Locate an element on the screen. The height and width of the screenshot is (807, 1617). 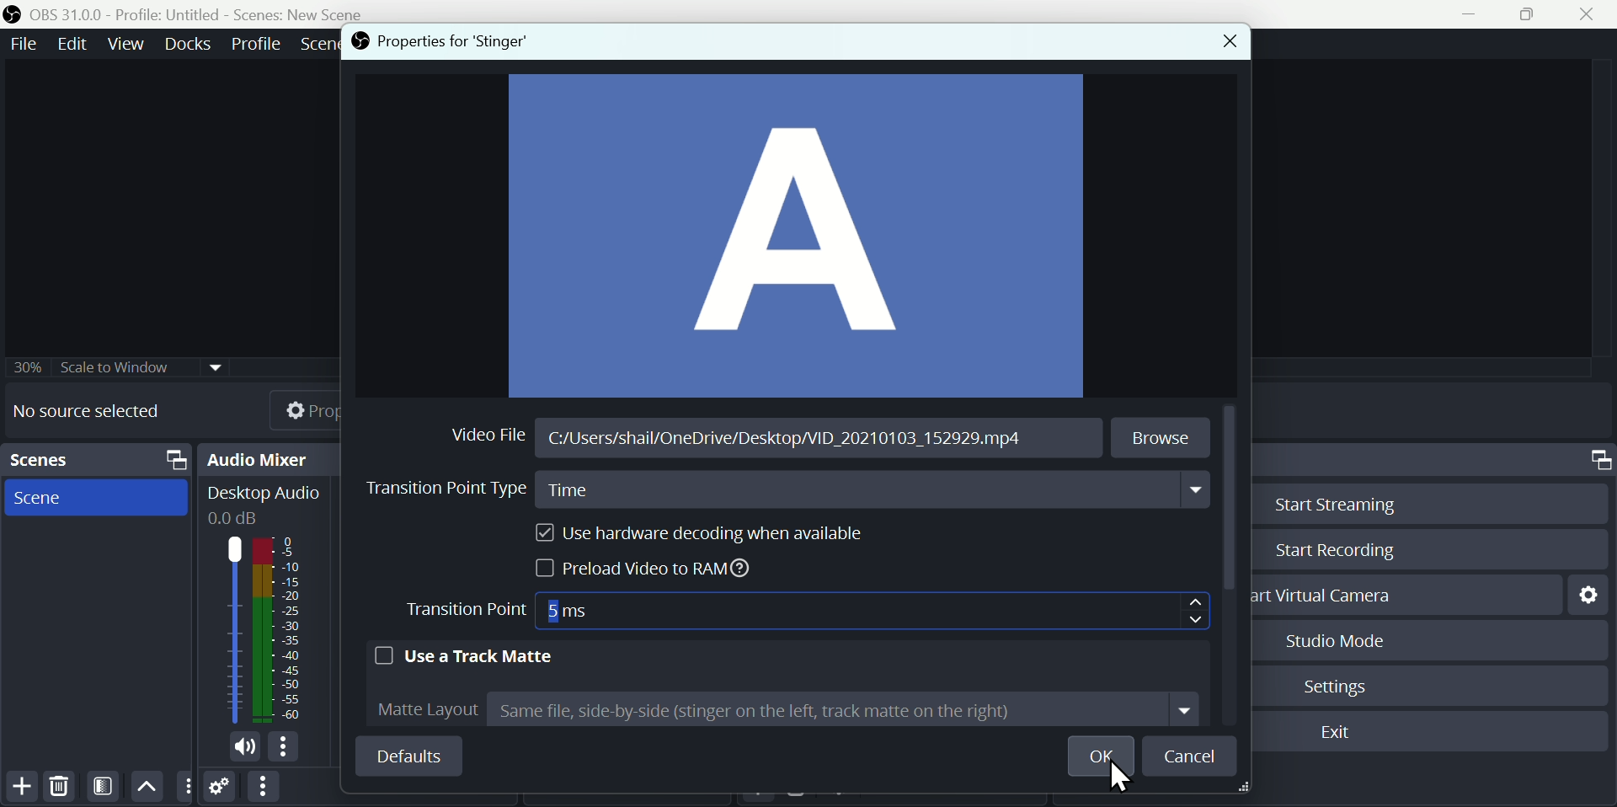
 is located at coordinates (20, 43).